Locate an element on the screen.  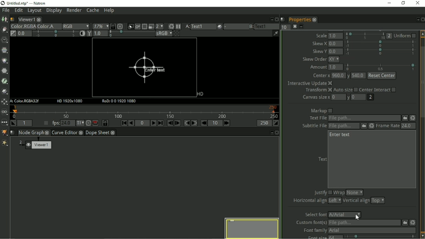
arial is located at coordinates (346, 215).